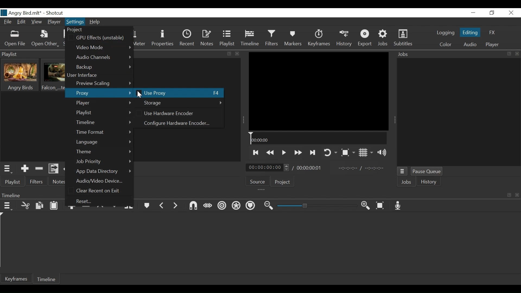  What do you see at coordinates (312, 153) in the screenshot?
I see `Skip to the next point` at bounding box center [312, 153].